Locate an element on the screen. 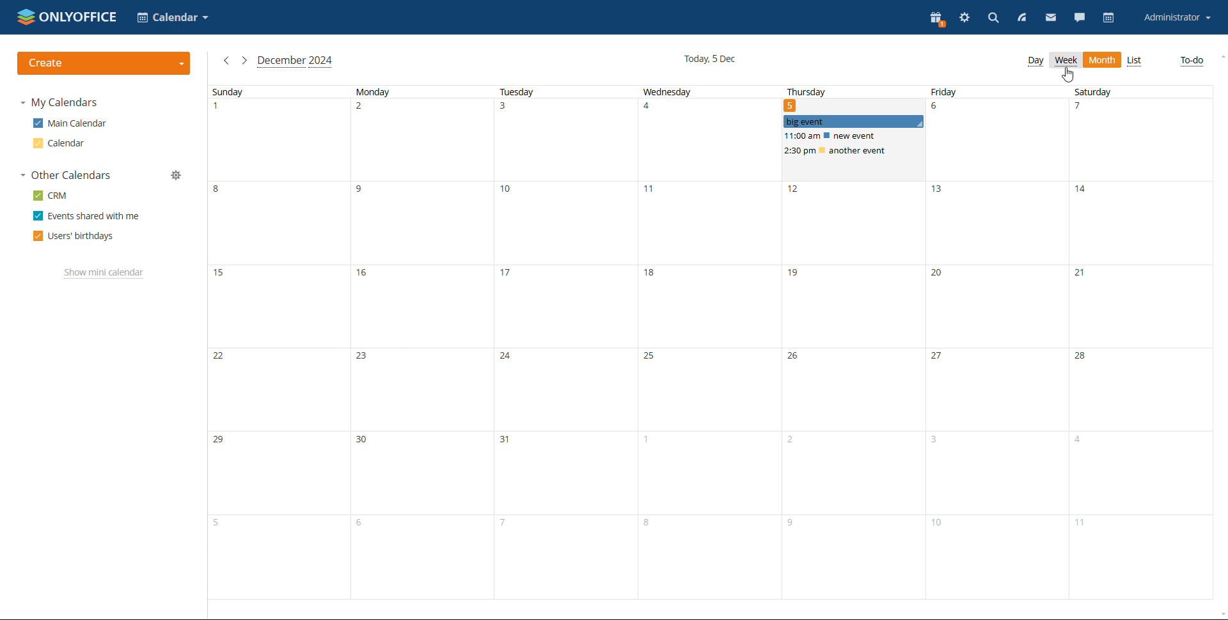 This screenshot has width=1228, height=620. thursday is located at coordinates (810, 91).